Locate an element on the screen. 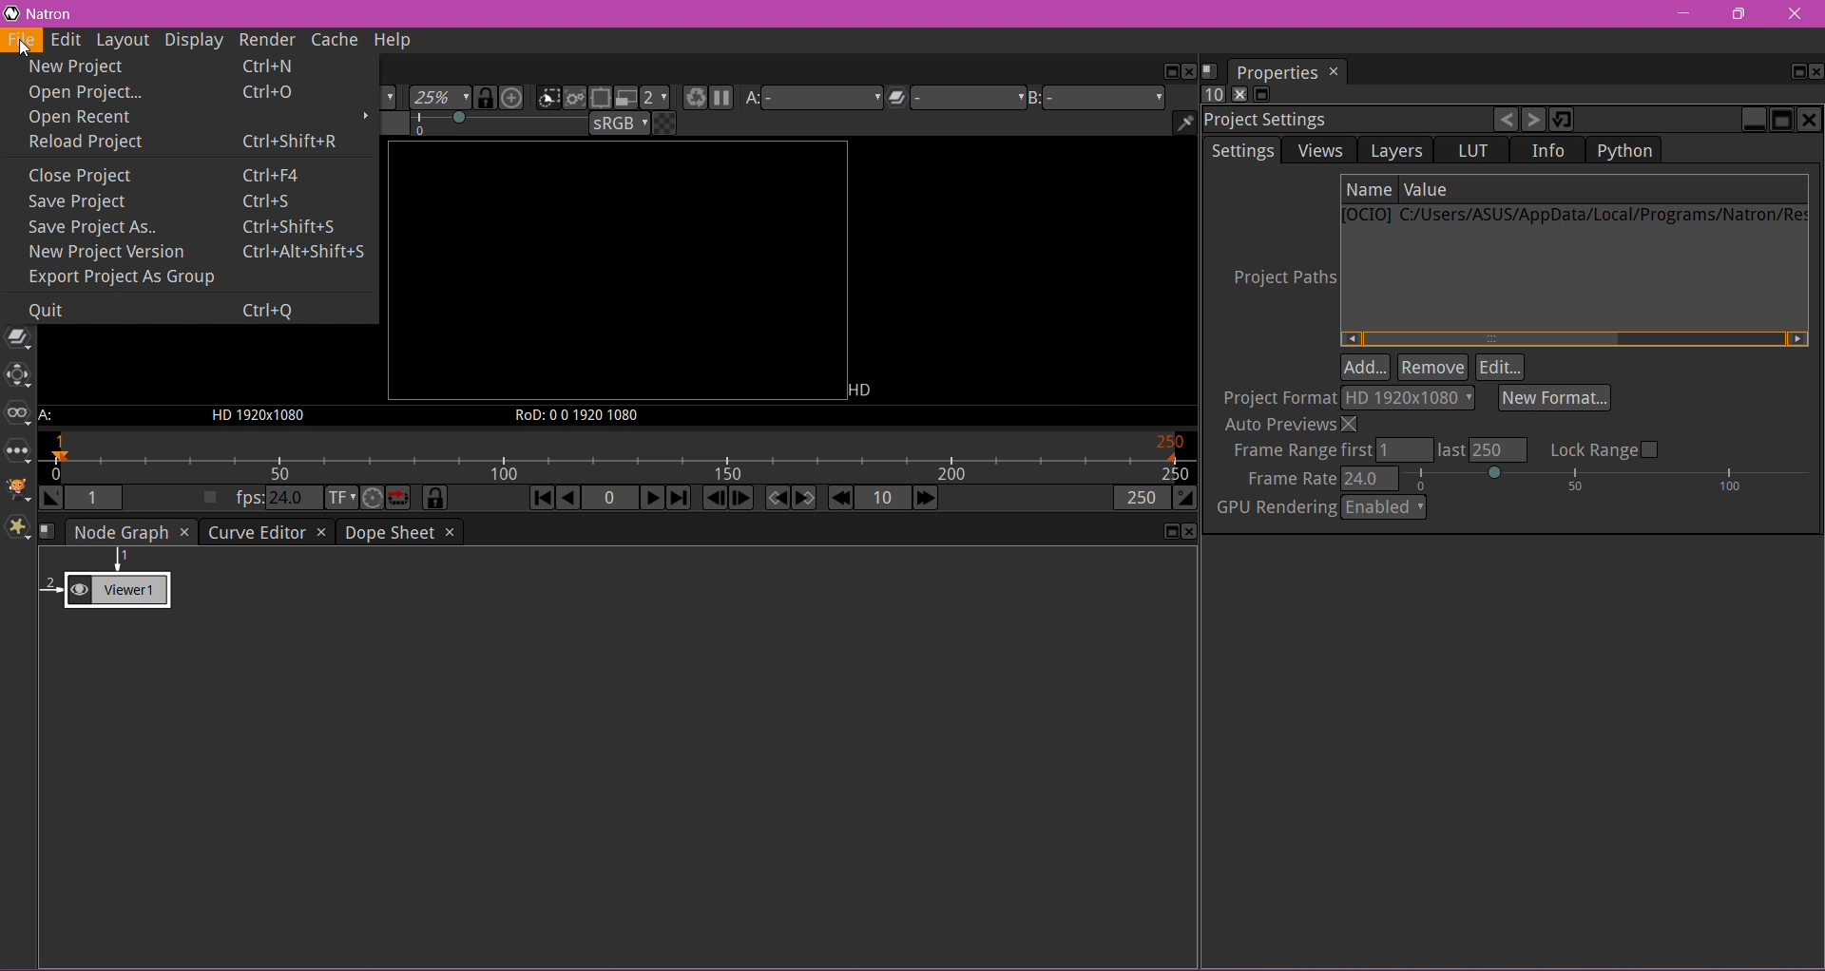 The image size is (1825, 971). Viewer Input A is located at coordinates (48, 417).